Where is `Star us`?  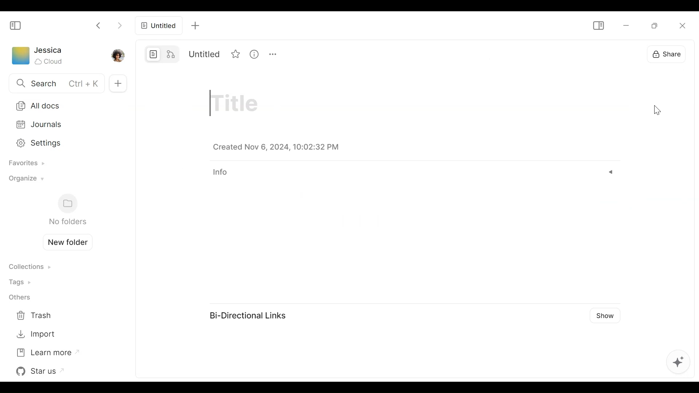
Star us is located at coordinates (42, 371).